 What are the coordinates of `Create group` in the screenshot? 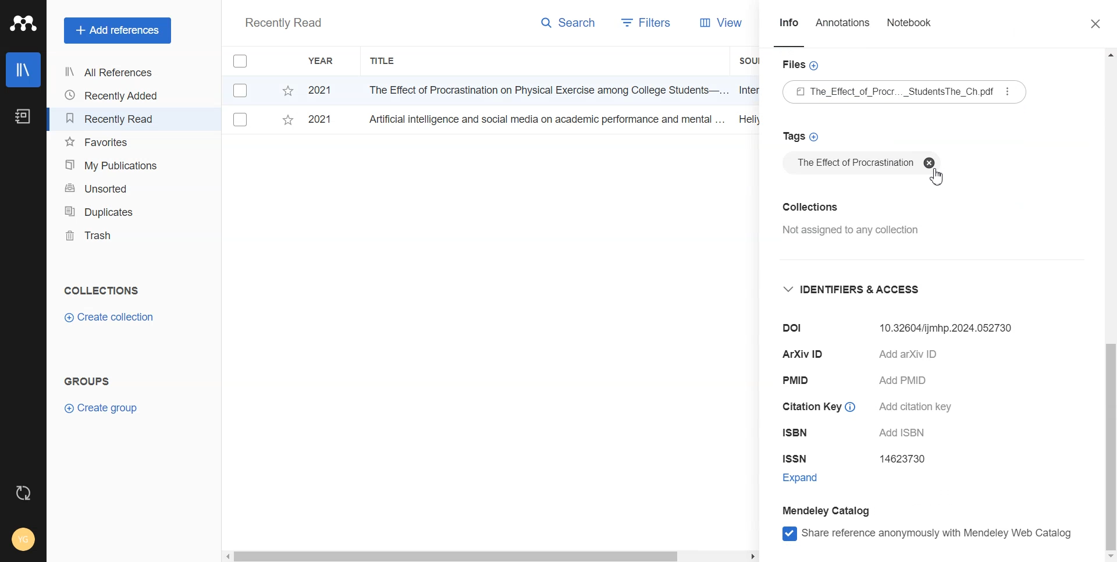 It's located at (102, 407).